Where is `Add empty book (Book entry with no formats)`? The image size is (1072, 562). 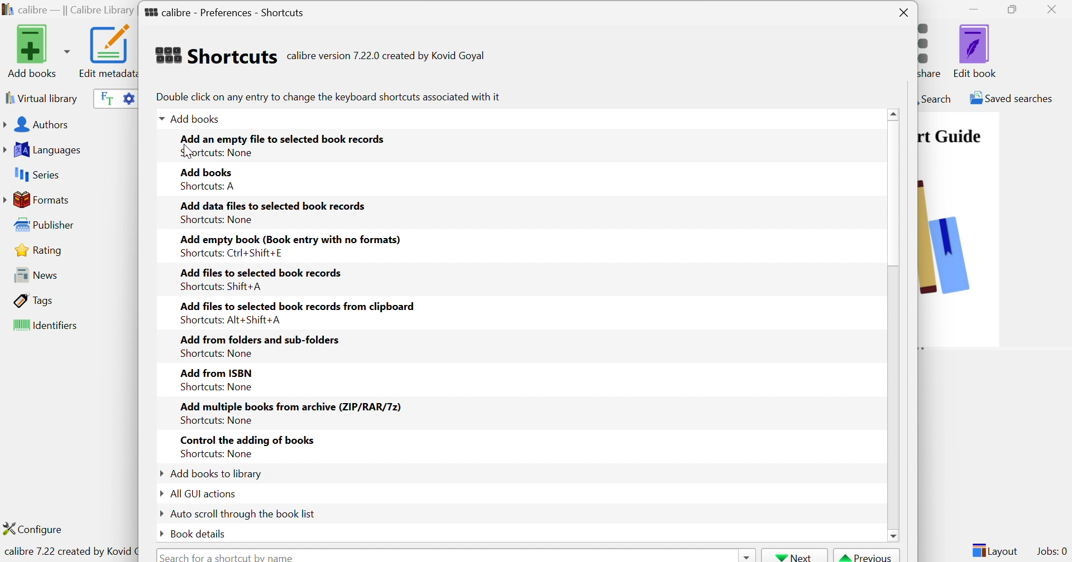 Add empty book (Book entry with no formats) is located at coordinates (288, 238).